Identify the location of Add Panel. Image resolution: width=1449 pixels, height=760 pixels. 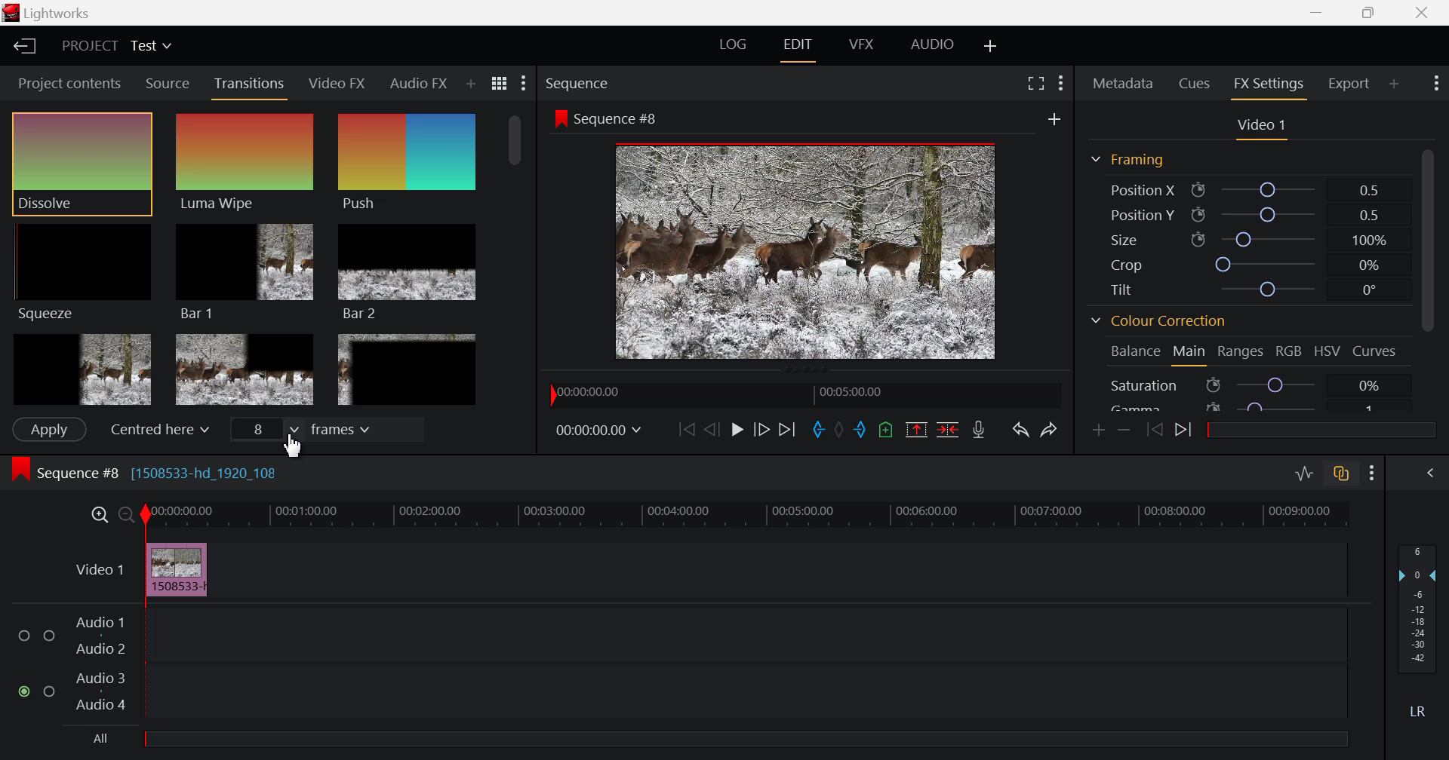
(470, 81).